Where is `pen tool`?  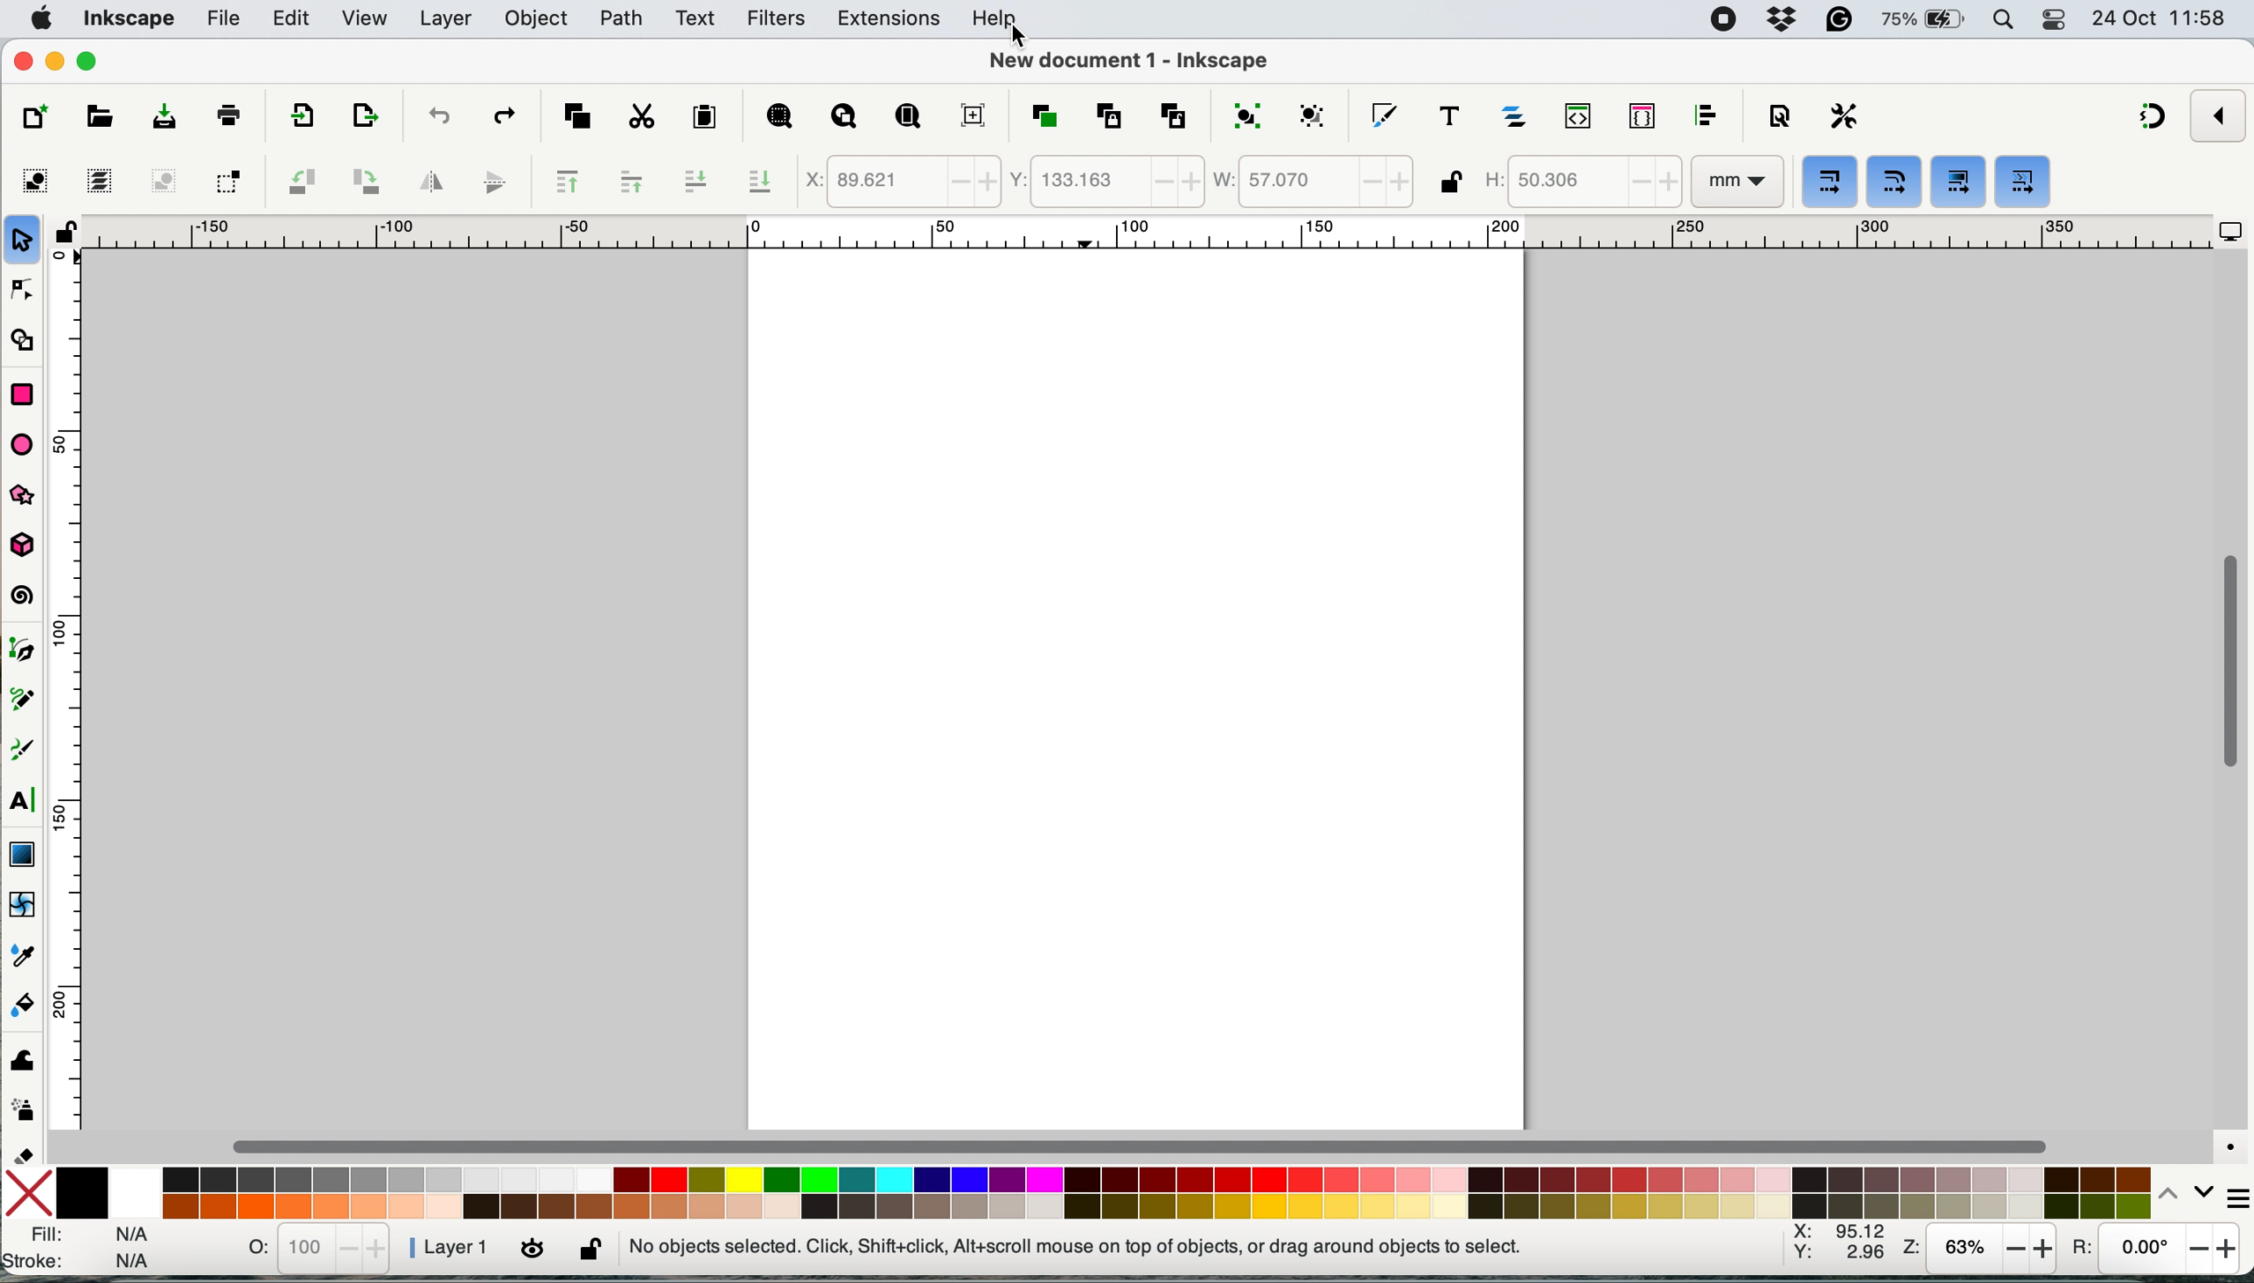 pen tool is located at coordinates (23, 650).